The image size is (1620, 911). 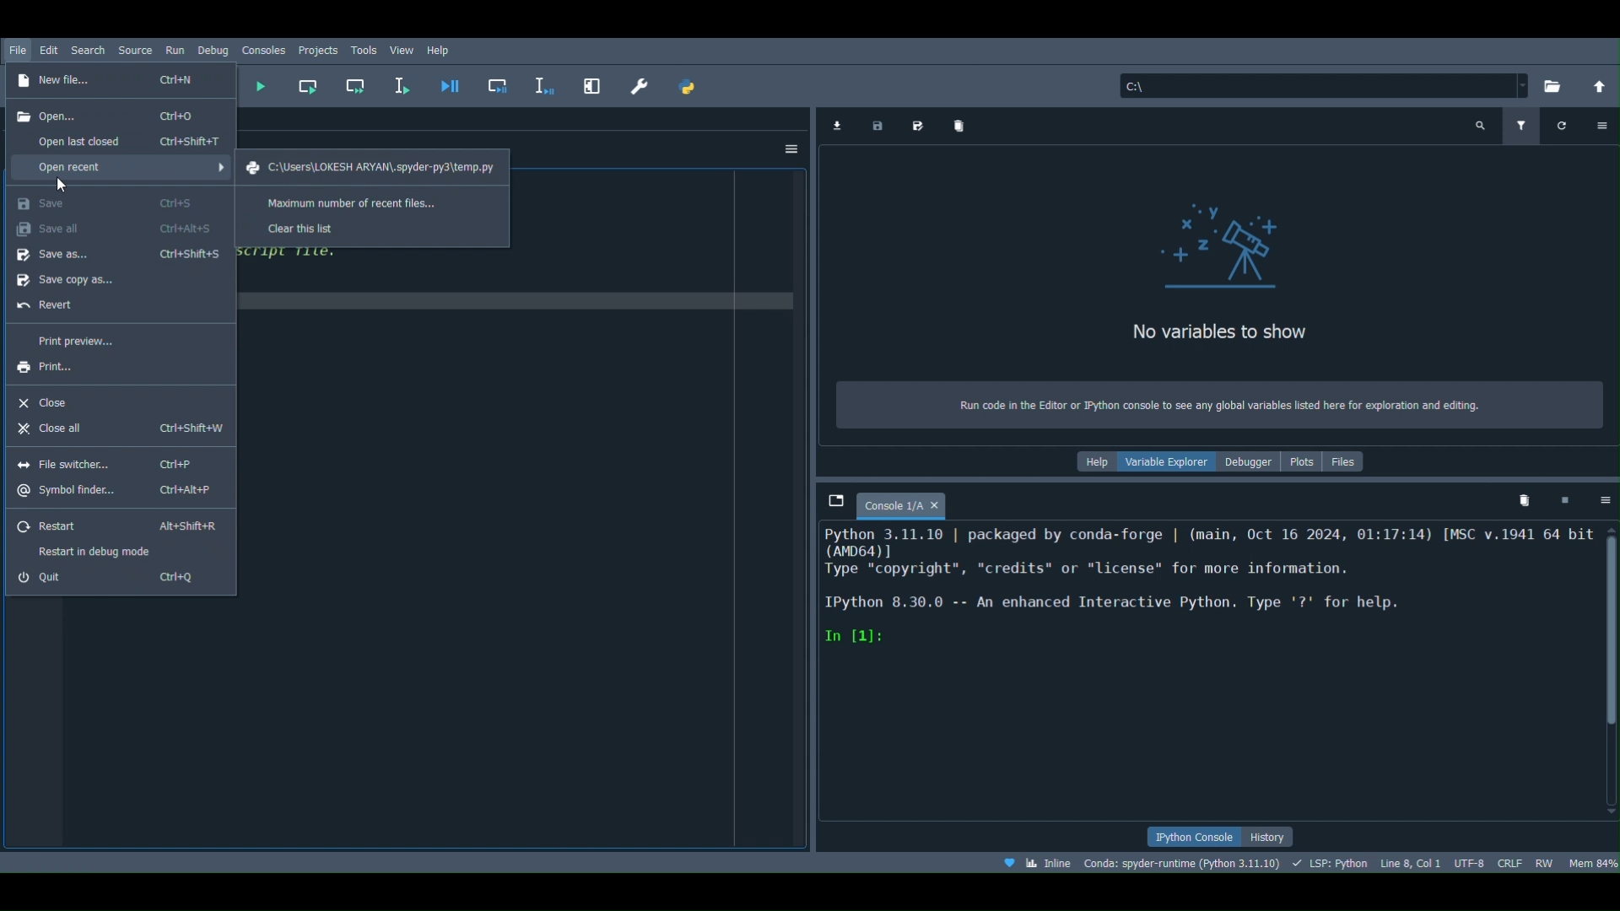 I want to click on Open last closed, so click(x=123, y=138).